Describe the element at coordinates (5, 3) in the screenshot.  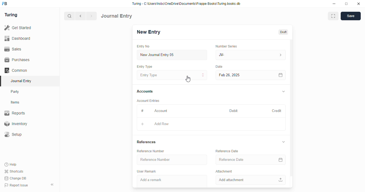
I see `FB - logo` at that location.